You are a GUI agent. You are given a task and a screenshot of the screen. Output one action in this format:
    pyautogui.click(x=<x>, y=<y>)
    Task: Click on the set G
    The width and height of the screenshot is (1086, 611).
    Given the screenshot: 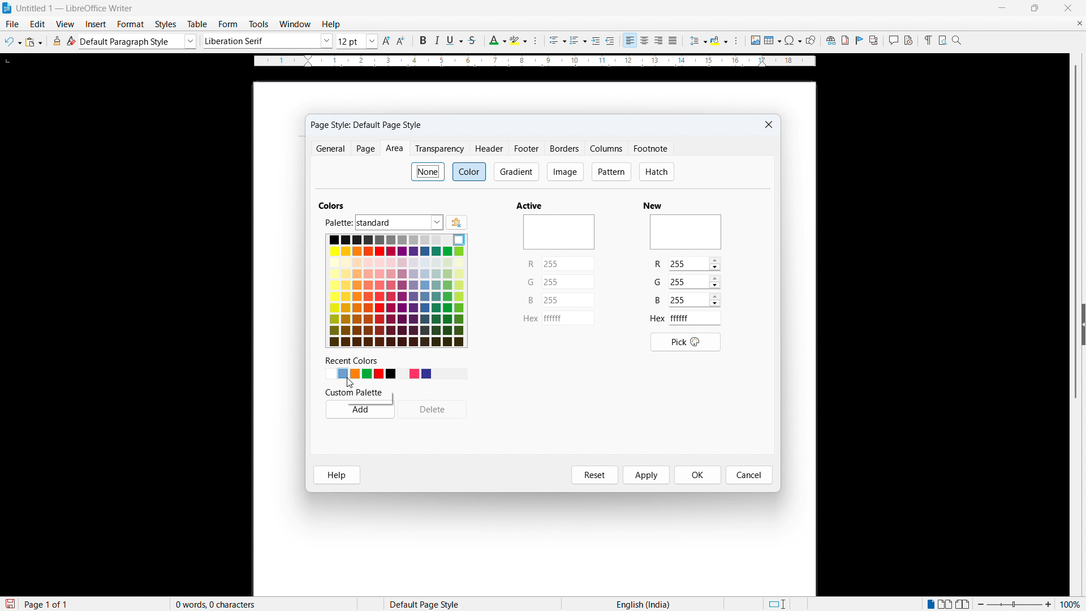 What is the action you would take?
    pyautogui.click(x=693, y=281)
    